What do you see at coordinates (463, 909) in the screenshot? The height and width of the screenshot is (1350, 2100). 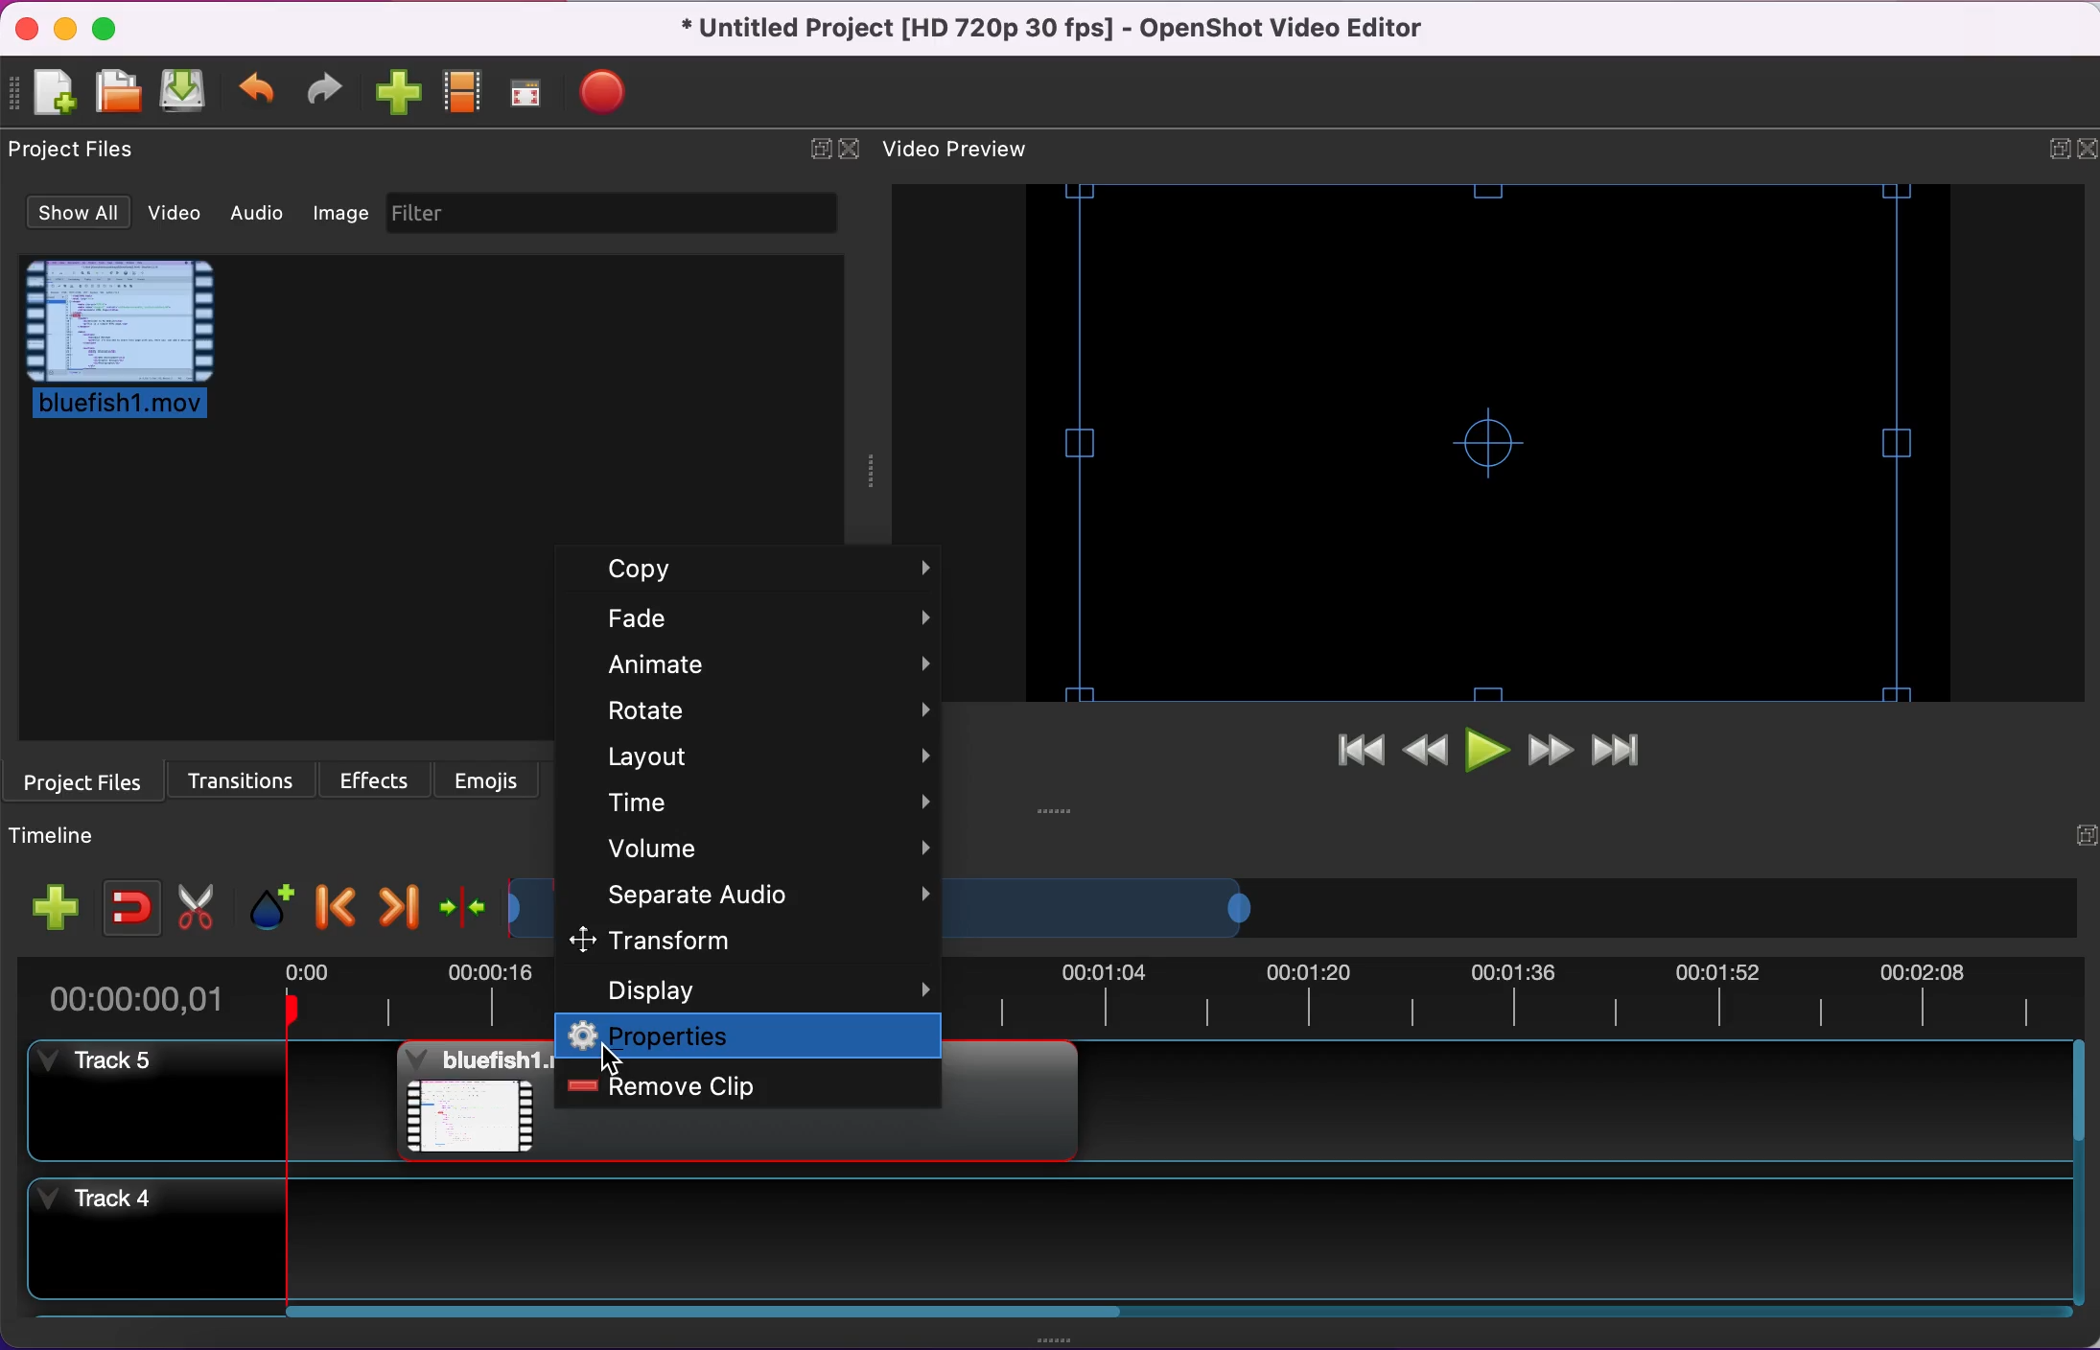 I see `center the timeline` at bounding box center [463, 909].